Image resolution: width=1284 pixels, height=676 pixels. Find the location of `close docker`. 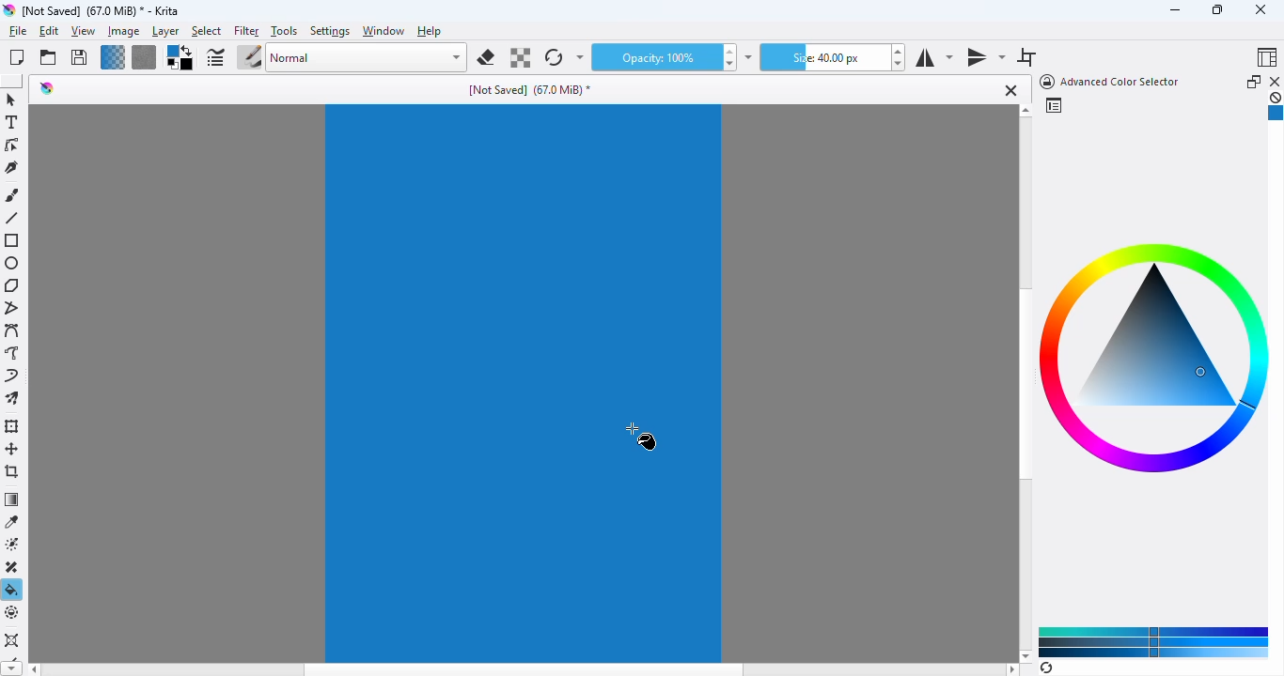

close docker is located at coordinates (1276, 81).